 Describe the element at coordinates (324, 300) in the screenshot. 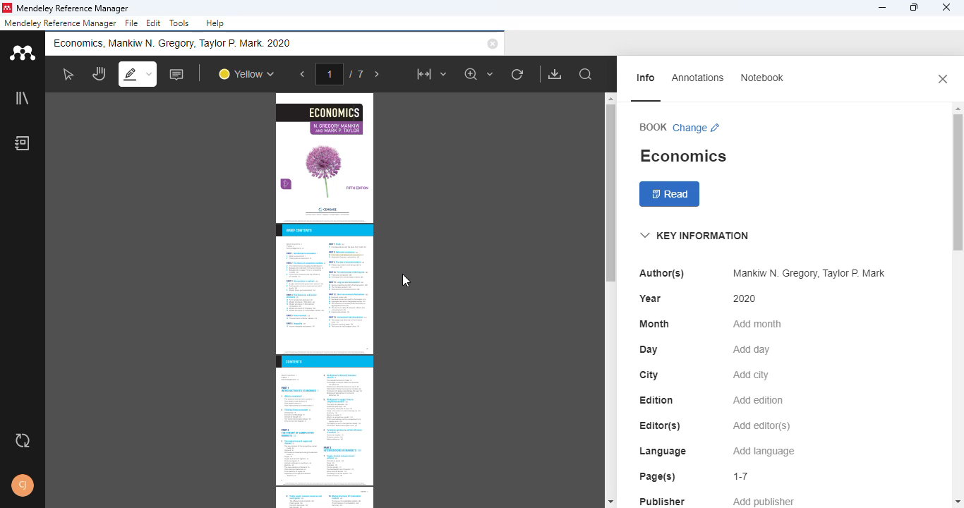

I see `PDF downloaded for offline use` at that location.